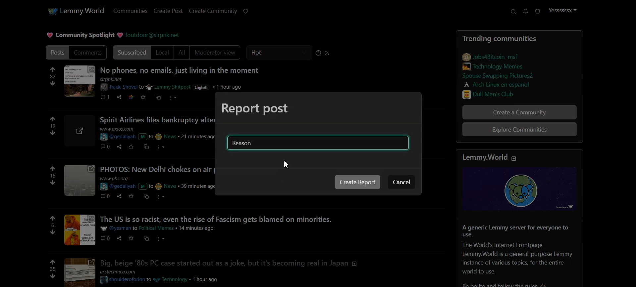 The width and height of the screenshot is (636, 287). What do you see at coordinates (143, 98) in the screenshot?
I see `save` at bounding box center [143, 98].